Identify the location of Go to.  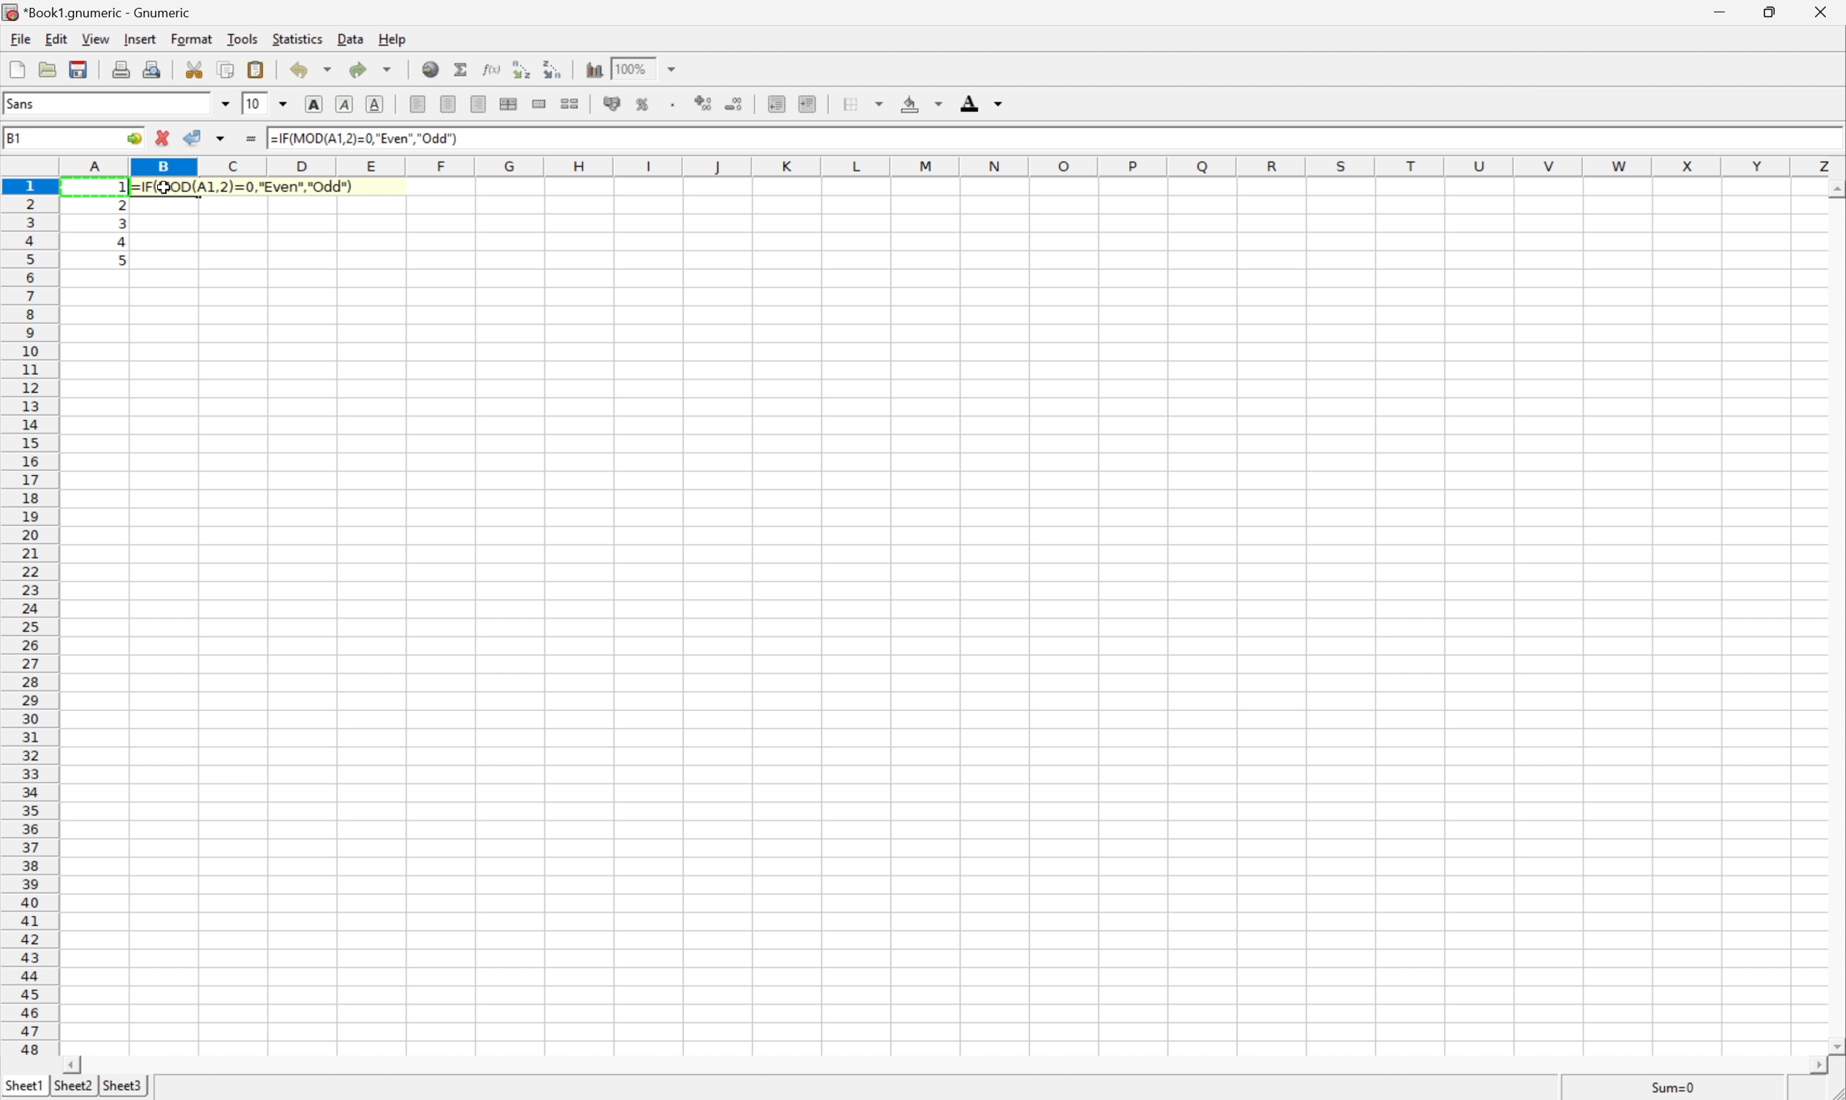
(134, 136).